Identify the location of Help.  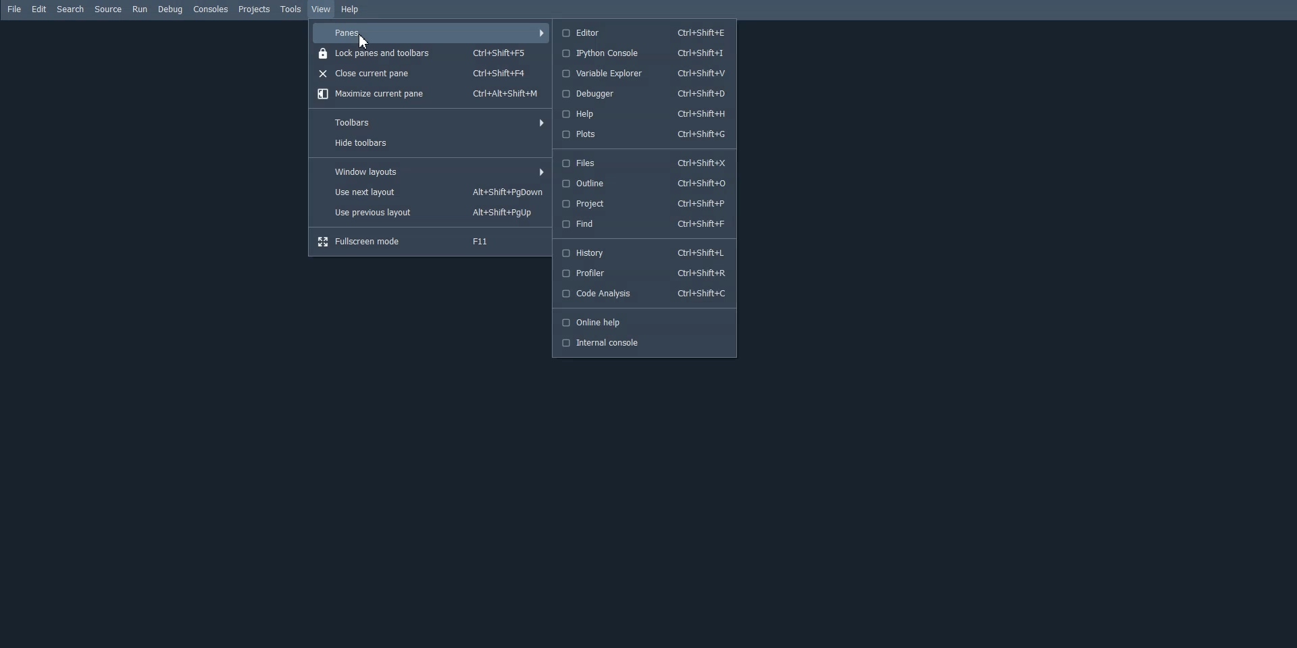
(349, 10).